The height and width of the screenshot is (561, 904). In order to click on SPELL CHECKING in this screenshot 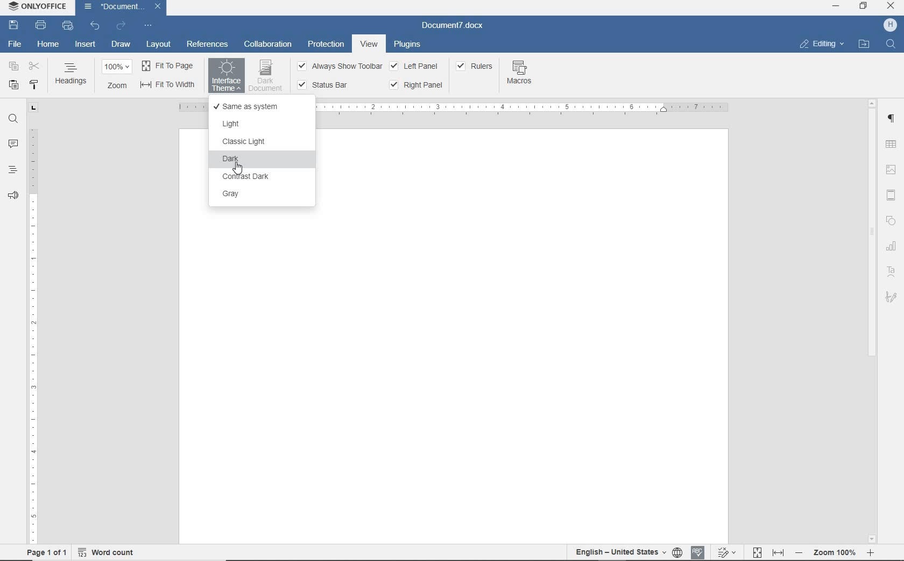, I will do `click(698, 552)`.